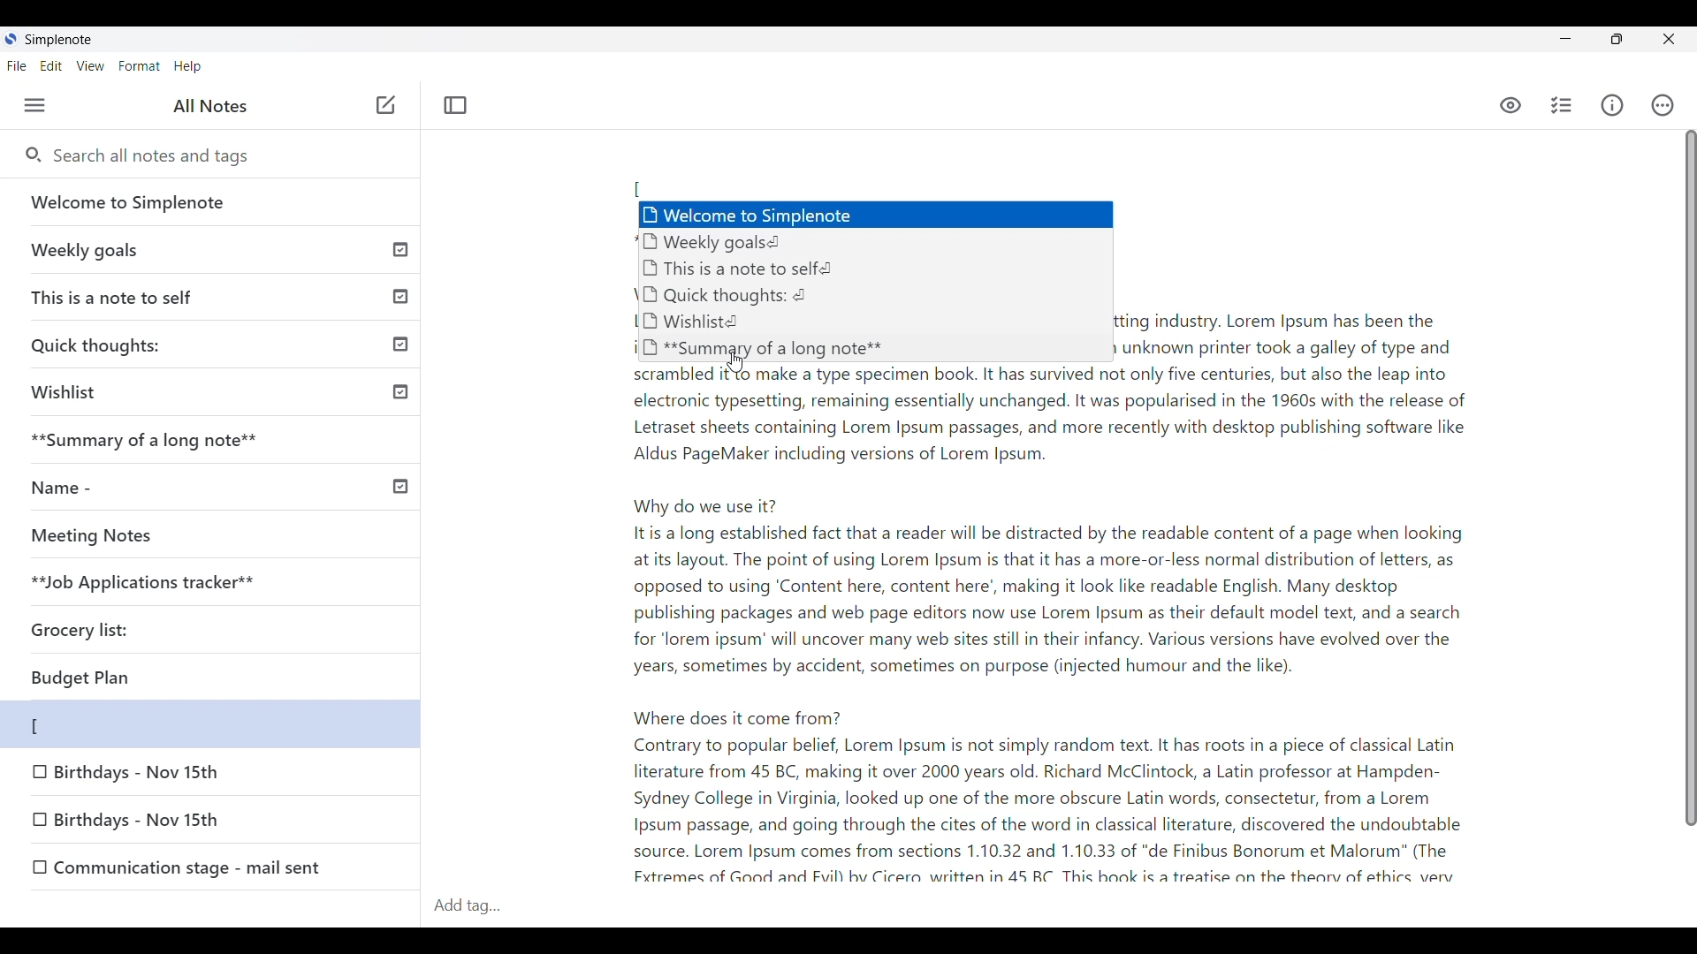 Image resolution: width=1697 pixels, height=954 pixels. Describe the element at coordinates (752, 322) in the screenshot. I see `Wishlist` at that location.